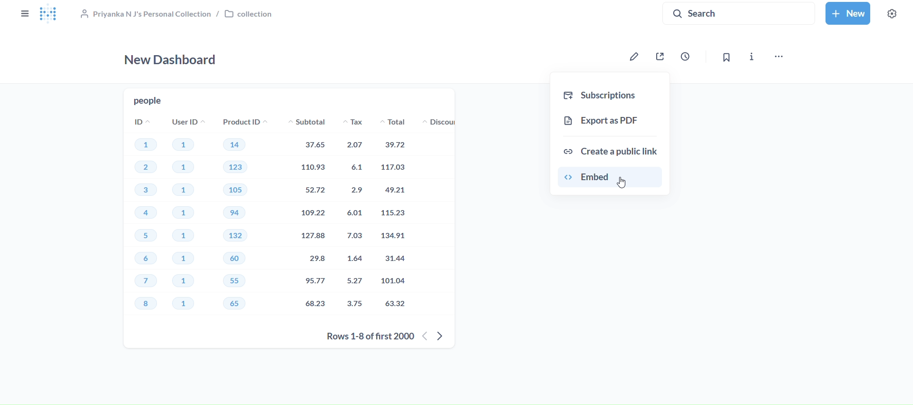  Describe the element at coordinates (633, 57) in the screenshot. I see `edit` at that location.